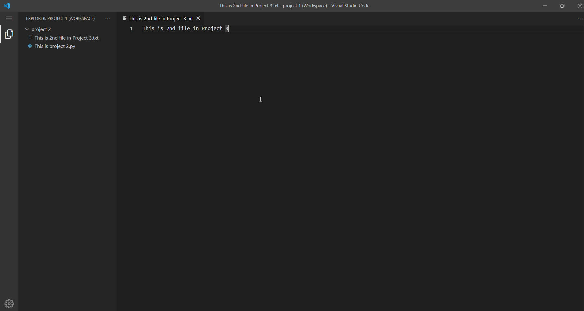 The width and height of the screenshot is (584, 311). I want to click on maximize, so click(562, 5).